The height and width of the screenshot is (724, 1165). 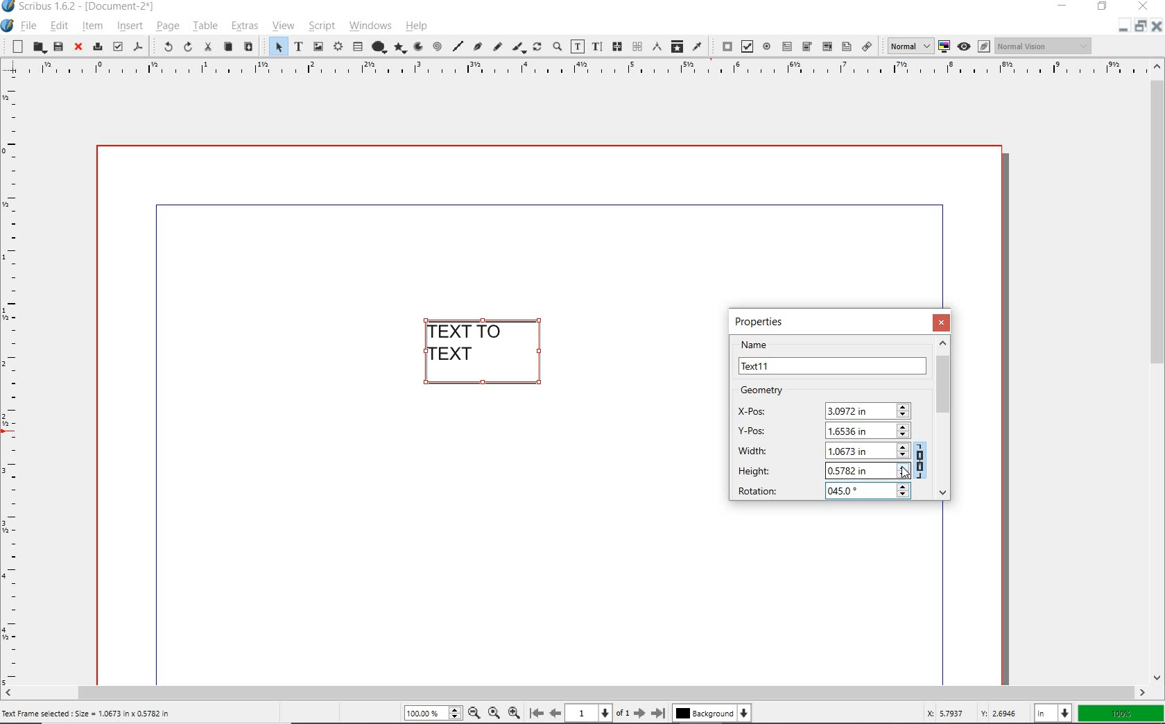 I want to click on preview mode, so click(x=974, y=46).